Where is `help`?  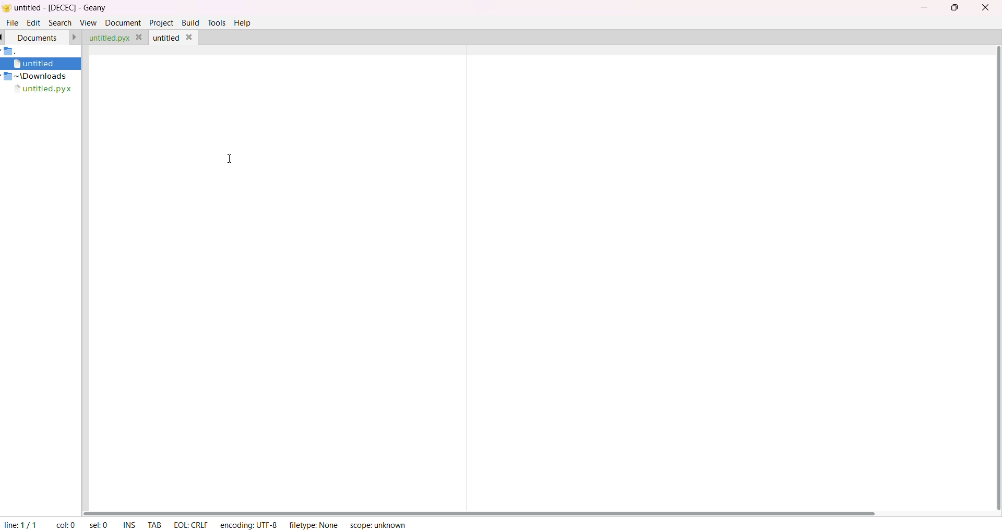 help is located at coordinates (243, 22).